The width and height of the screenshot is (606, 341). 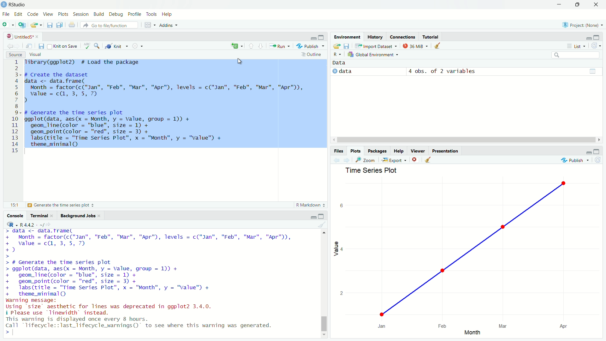 What do you see at coordinates (237, 46) in the screenshot?
I see `insert a new code chunk` at bounding box center [237, 46].